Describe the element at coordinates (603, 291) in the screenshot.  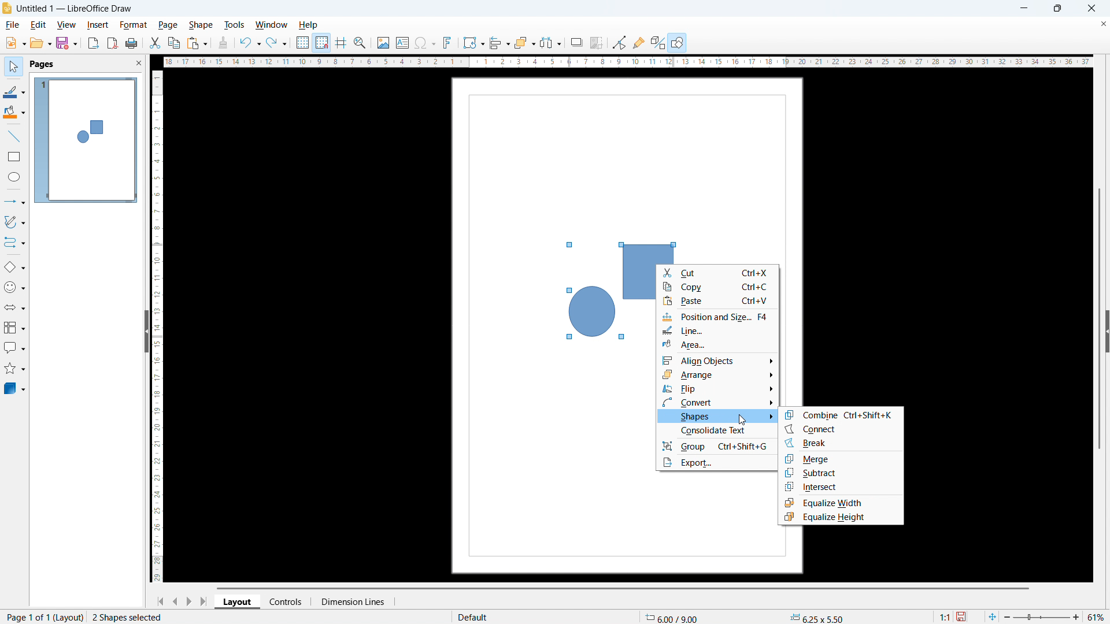
I see `shapes selected` at that location.